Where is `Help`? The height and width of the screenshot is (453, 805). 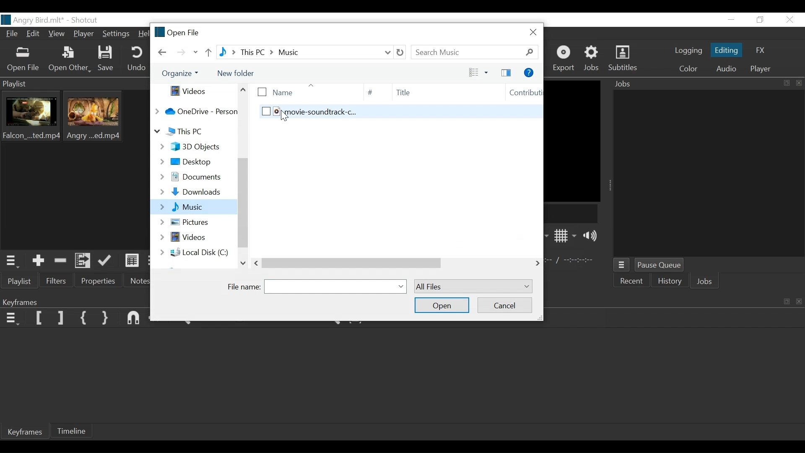
Help is located at coordinates (143, 34).